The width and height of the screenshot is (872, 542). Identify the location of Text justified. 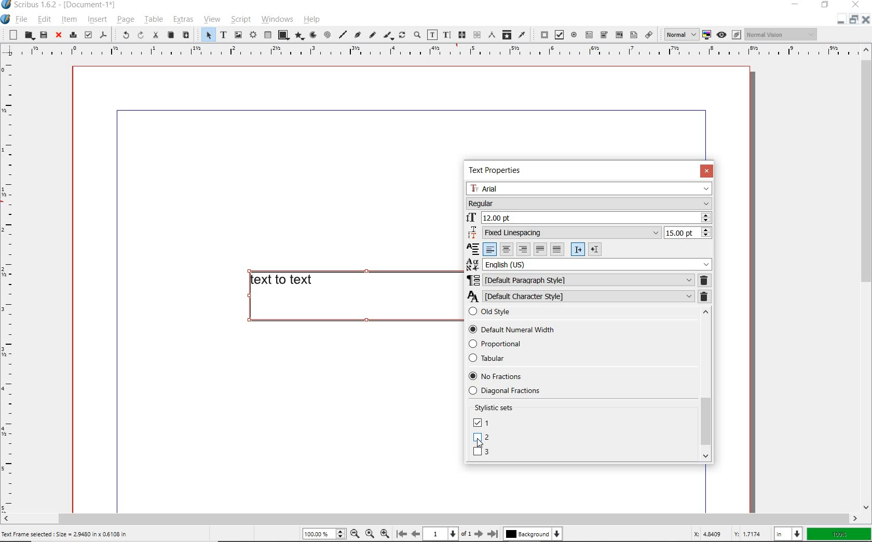
(540, 249).